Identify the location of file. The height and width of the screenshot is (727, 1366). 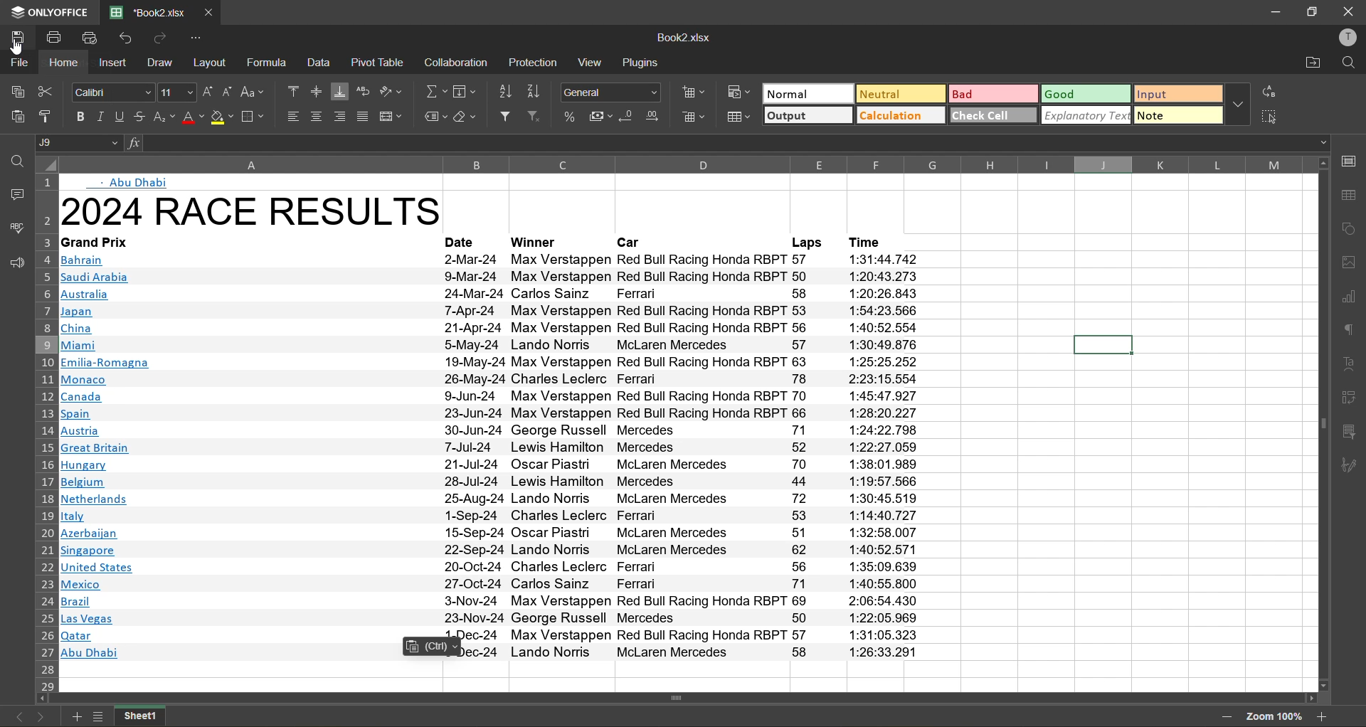
(21, 63).